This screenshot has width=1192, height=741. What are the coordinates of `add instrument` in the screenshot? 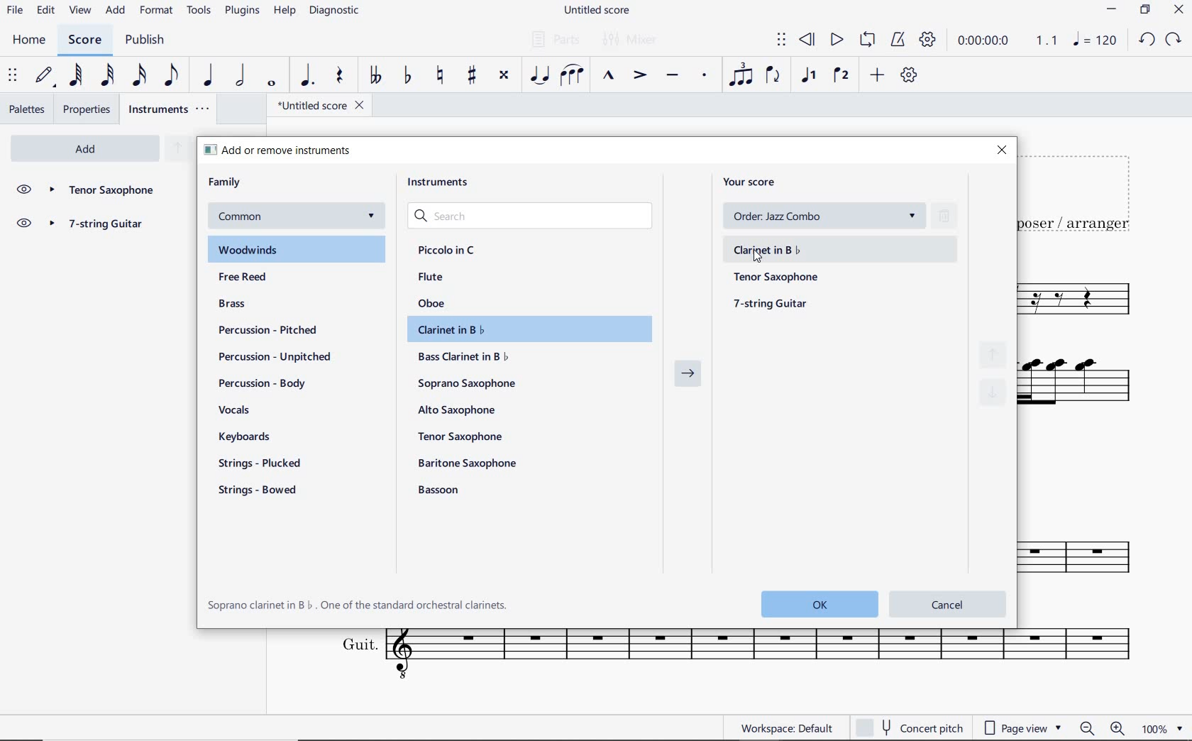 It's located at (85, 149).